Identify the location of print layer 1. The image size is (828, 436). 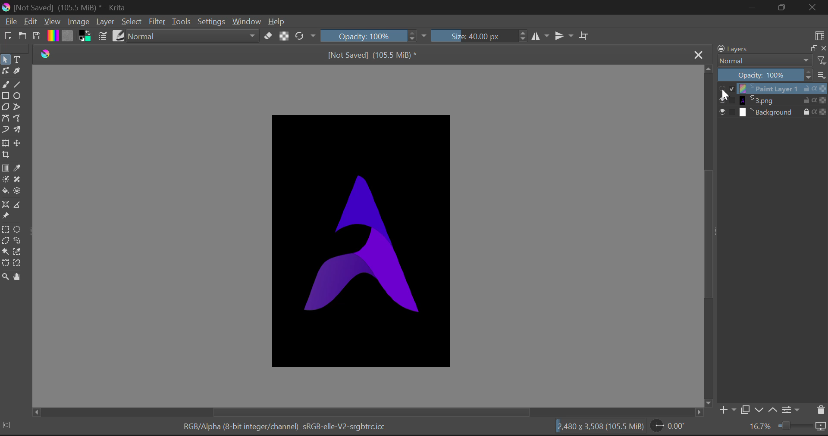
(768, 88).